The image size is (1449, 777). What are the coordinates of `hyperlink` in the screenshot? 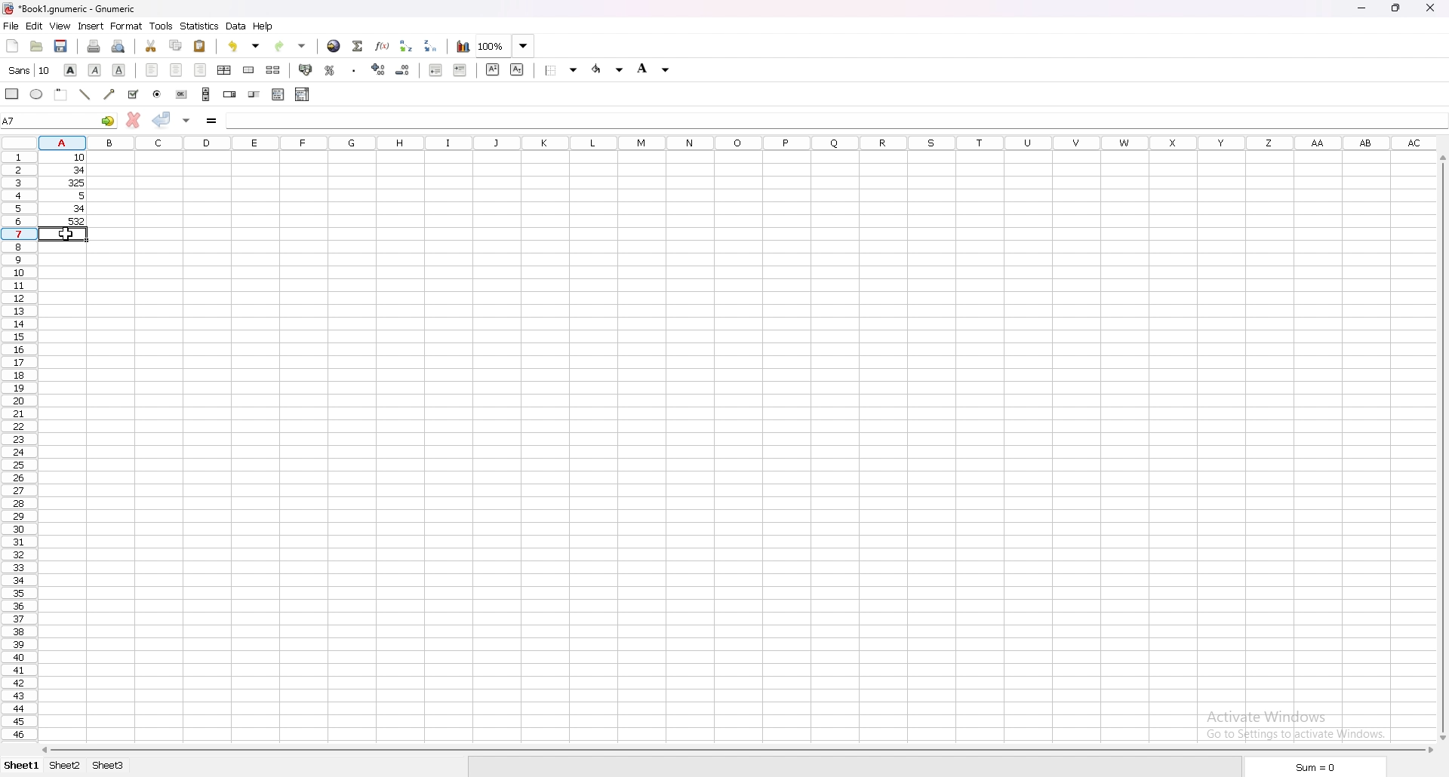 It's located at (333, 45).